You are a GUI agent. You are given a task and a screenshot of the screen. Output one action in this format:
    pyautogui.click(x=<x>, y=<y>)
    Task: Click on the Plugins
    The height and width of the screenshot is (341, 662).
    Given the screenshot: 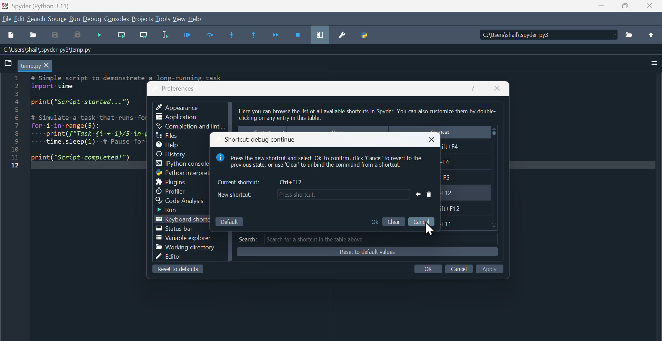 What is the action you would take?
    pyautogui.click(x=174, y=182)
    